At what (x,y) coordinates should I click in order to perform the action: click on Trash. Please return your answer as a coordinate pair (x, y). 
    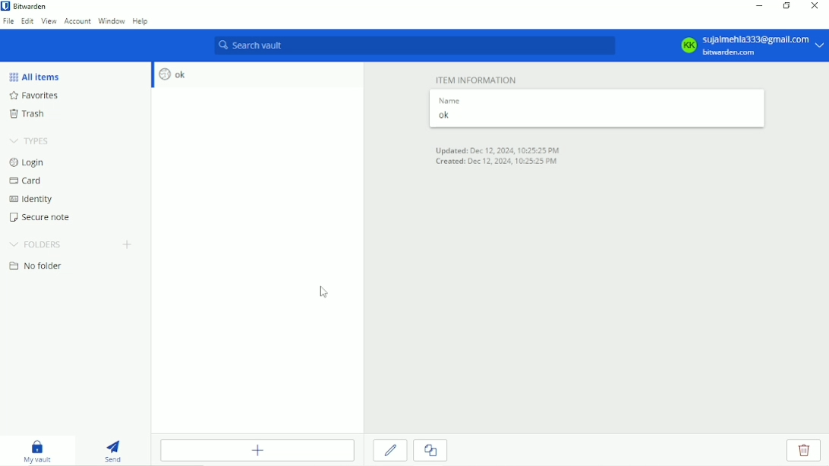
    Looking at the image, I should click on (36, 115).